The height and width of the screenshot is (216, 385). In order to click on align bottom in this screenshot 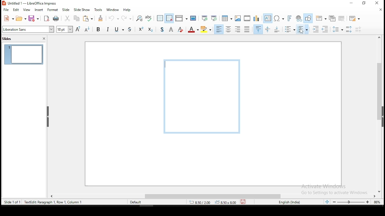, I will do `click(276, 30)`.